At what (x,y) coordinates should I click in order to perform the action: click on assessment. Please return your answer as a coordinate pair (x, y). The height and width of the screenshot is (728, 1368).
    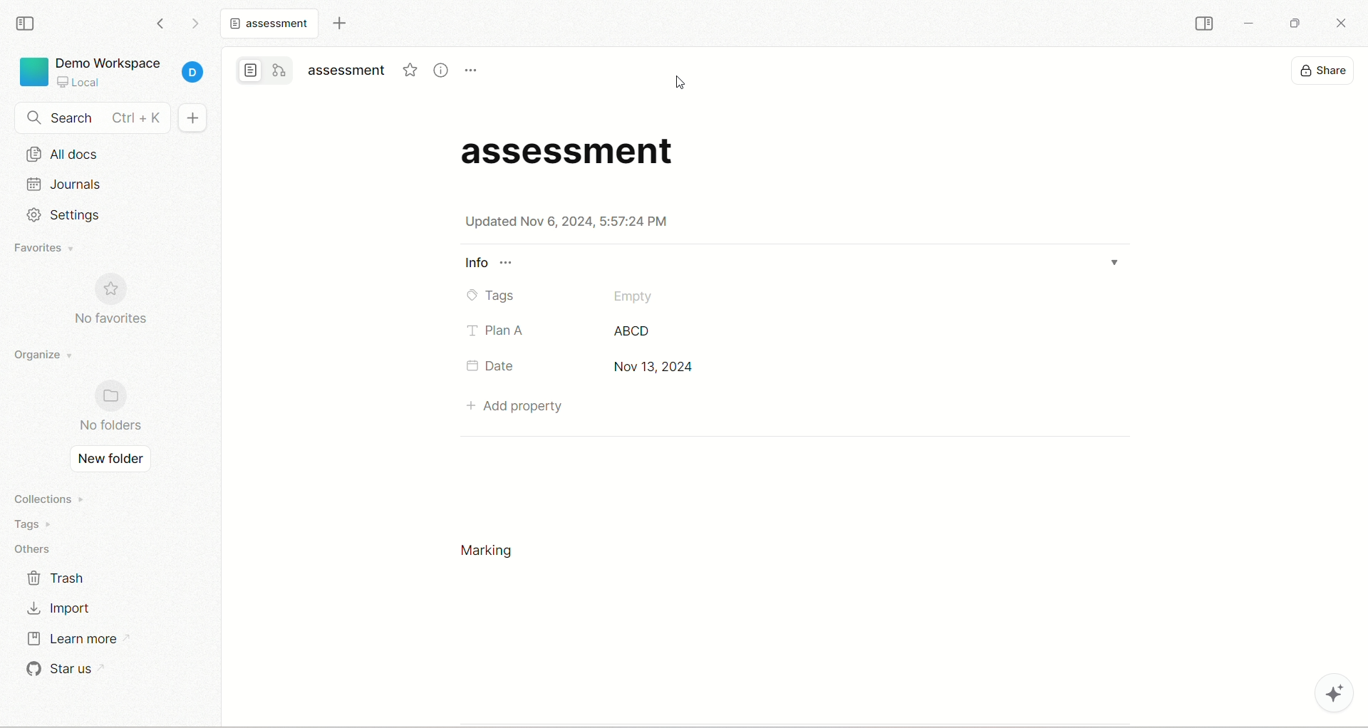
    Looking at the image, I should click on (273, 26).